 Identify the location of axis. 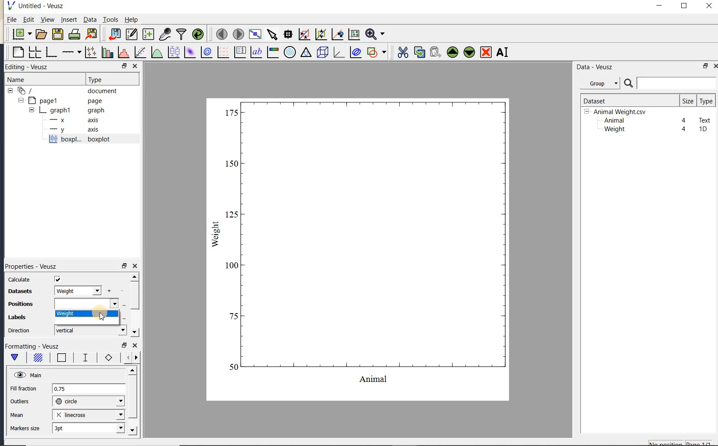
(72, 120).